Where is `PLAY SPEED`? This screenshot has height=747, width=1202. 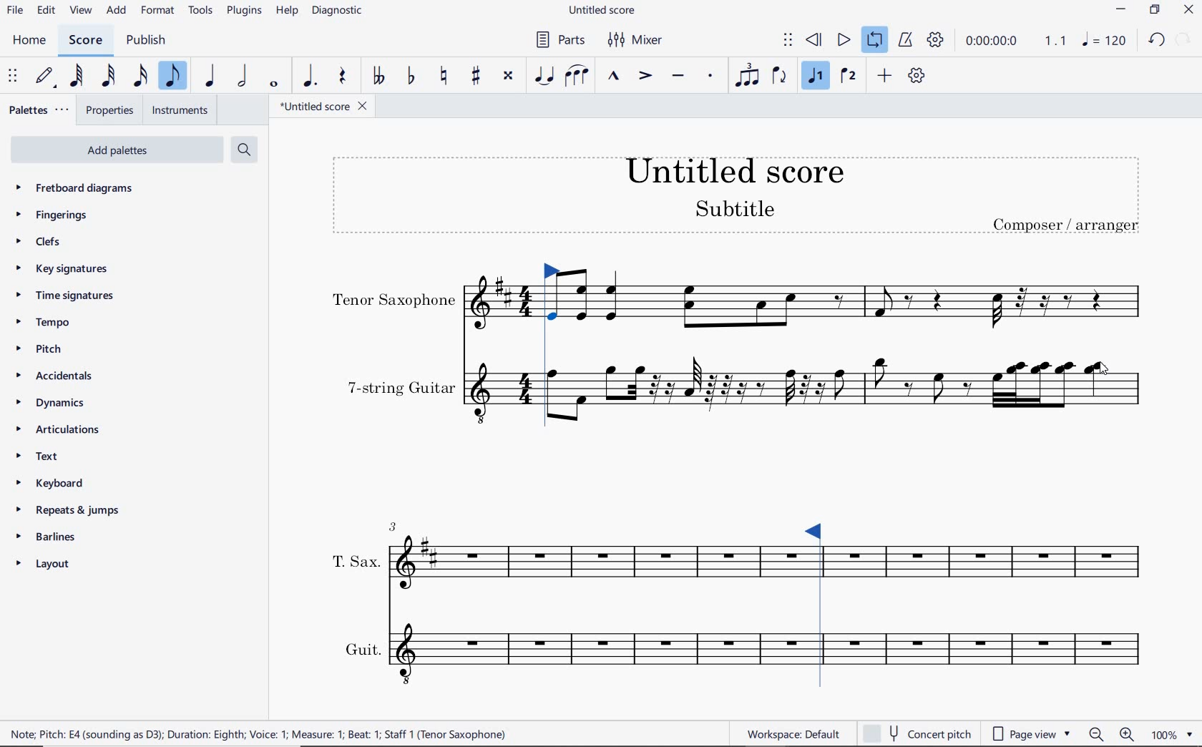 PLAY SPEED is located at coordinates (1018, 44).